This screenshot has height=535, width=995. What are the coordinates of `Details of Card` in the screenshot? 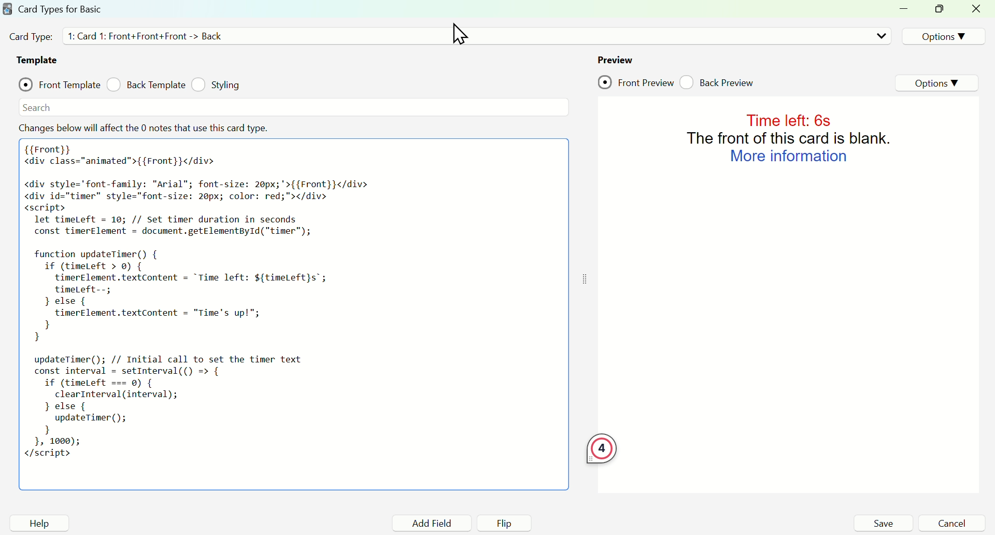 It's located at (150, 35).